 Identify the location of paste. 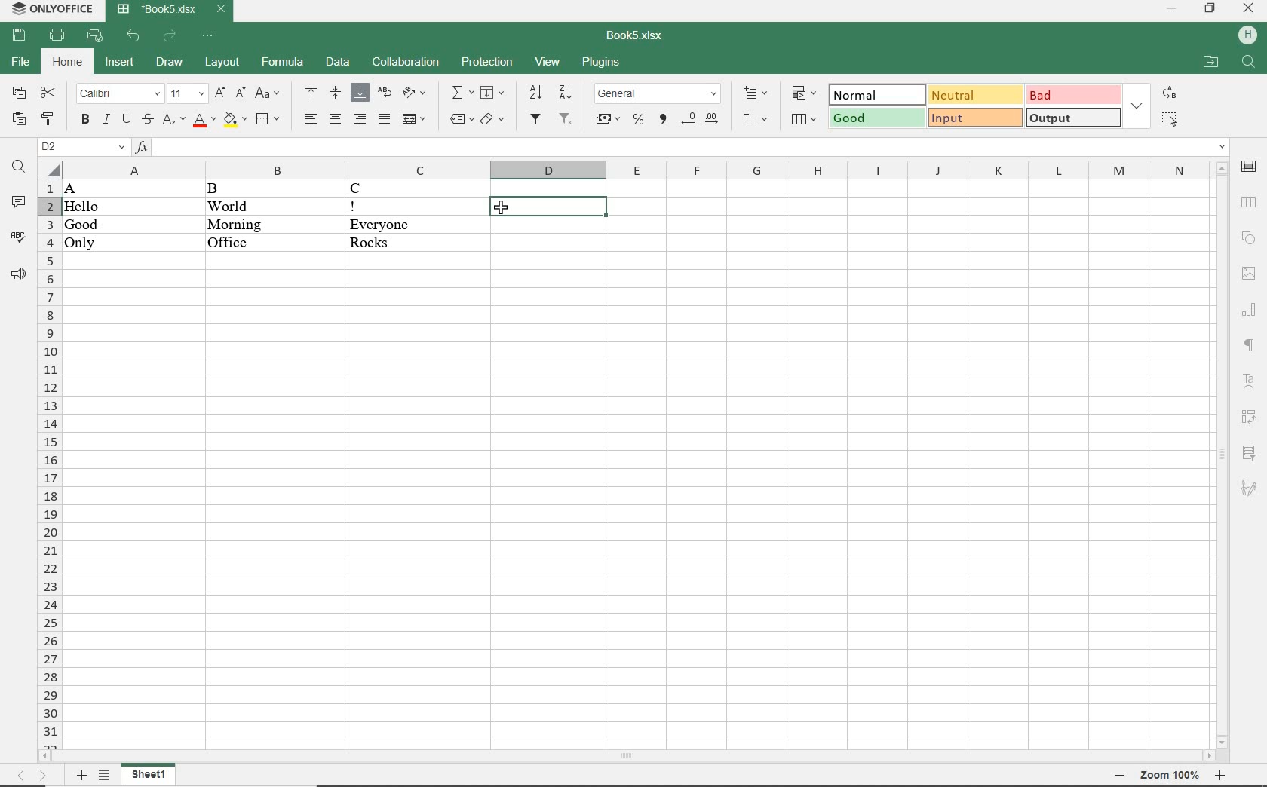
(18, 121).